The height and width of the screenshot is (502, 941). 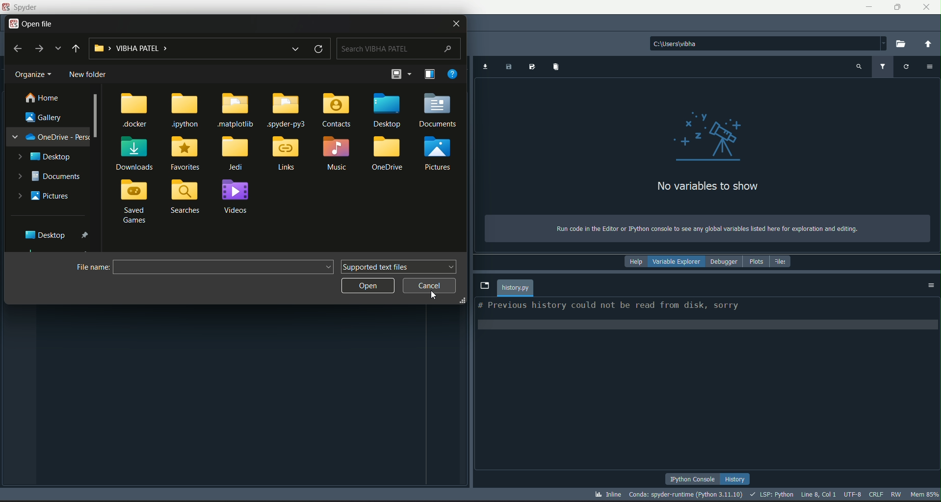 I want to click on pictures, so click(x=441, y=153).